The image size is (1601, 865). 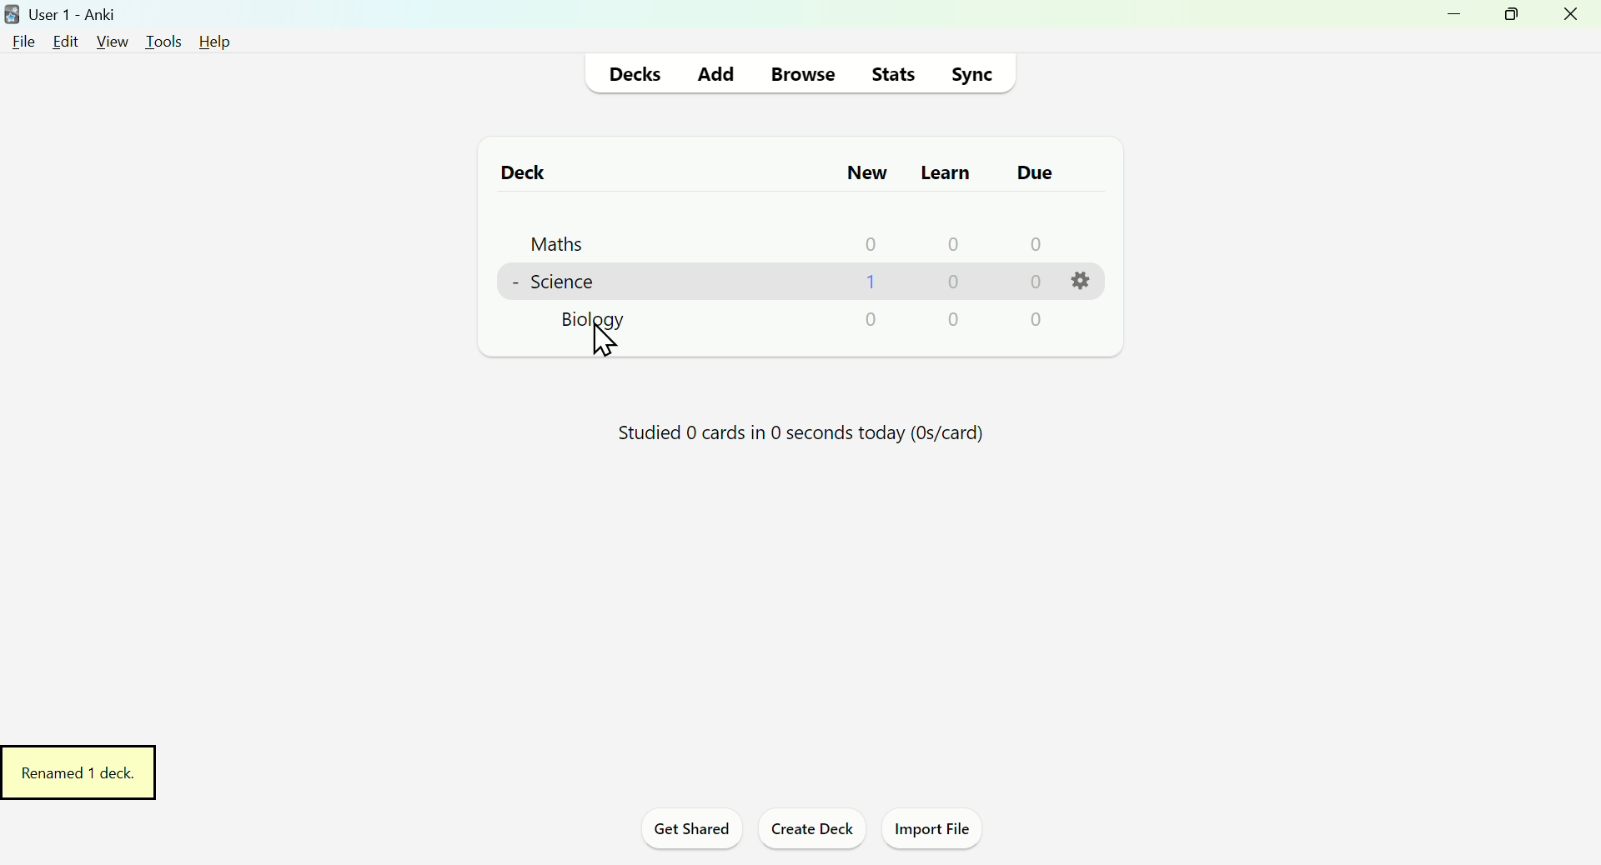 I want to click on Maths, so click(x=546, y=240).